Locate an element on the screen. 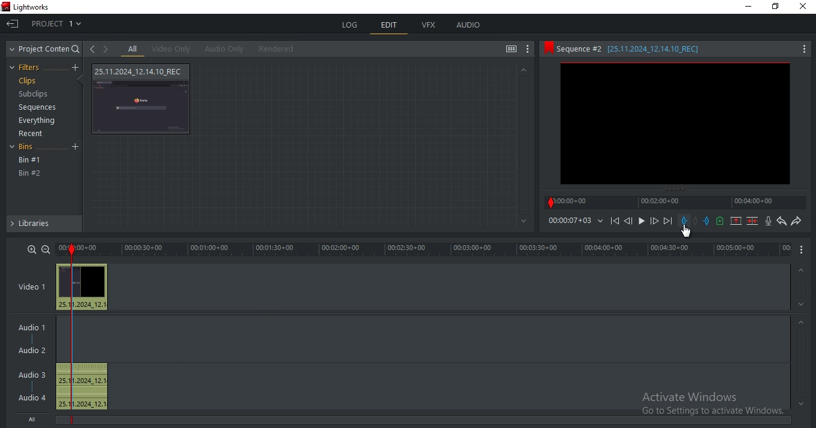 Image resolution: width=816 pixels, height=428 pixels. log is located at coordinates (351, 25).